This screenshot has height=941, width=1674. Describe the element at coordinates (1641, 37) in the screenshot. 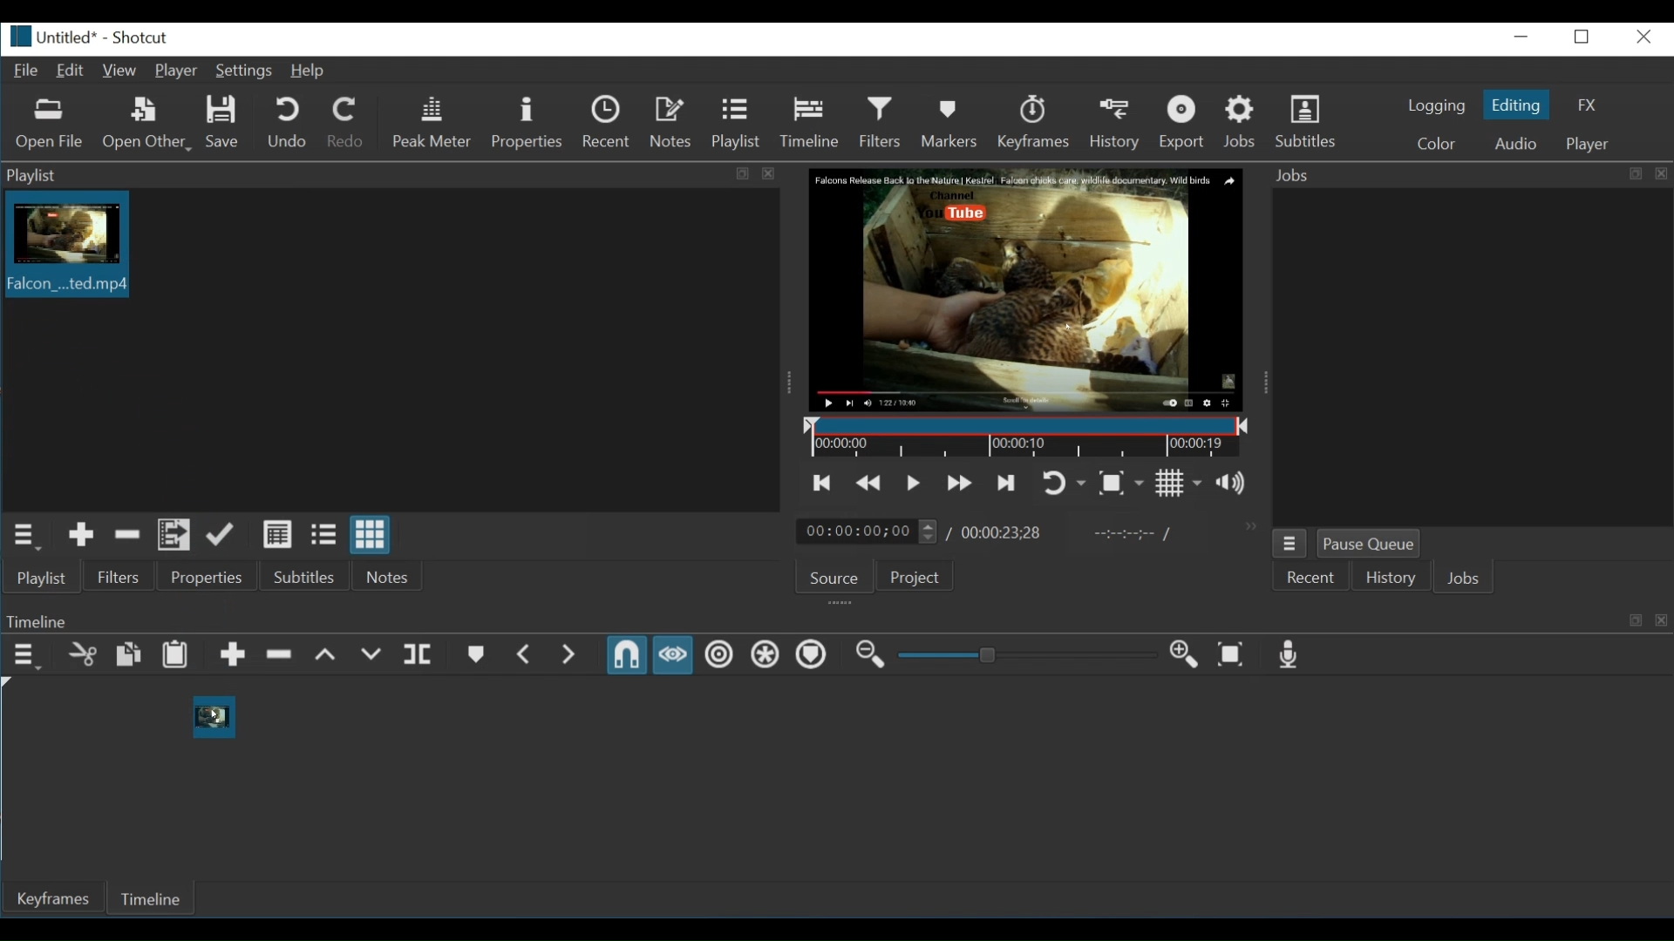

I see `Close` at that location.